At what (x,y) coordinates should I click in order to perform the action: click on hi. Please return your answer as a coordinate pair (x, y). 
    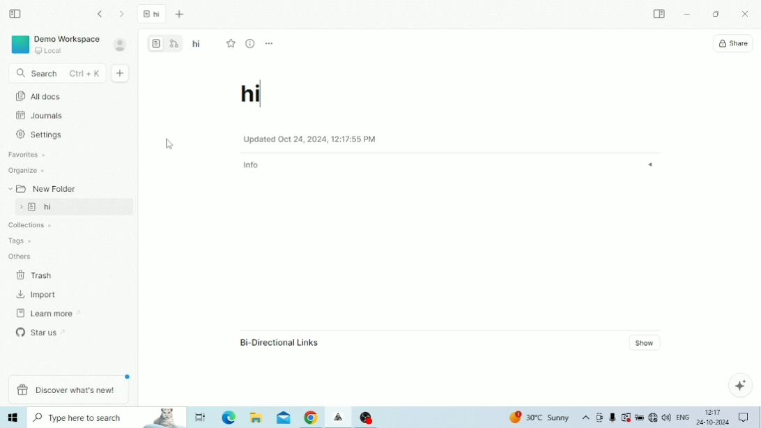
    Looking at the image, I should click on (252, 96).